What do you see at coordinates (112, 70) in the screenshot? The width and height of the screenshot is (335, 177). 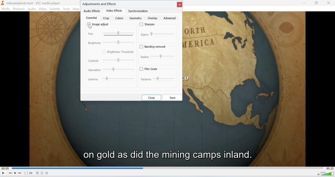 I see `Saturation` at bounding box center [112, 70].